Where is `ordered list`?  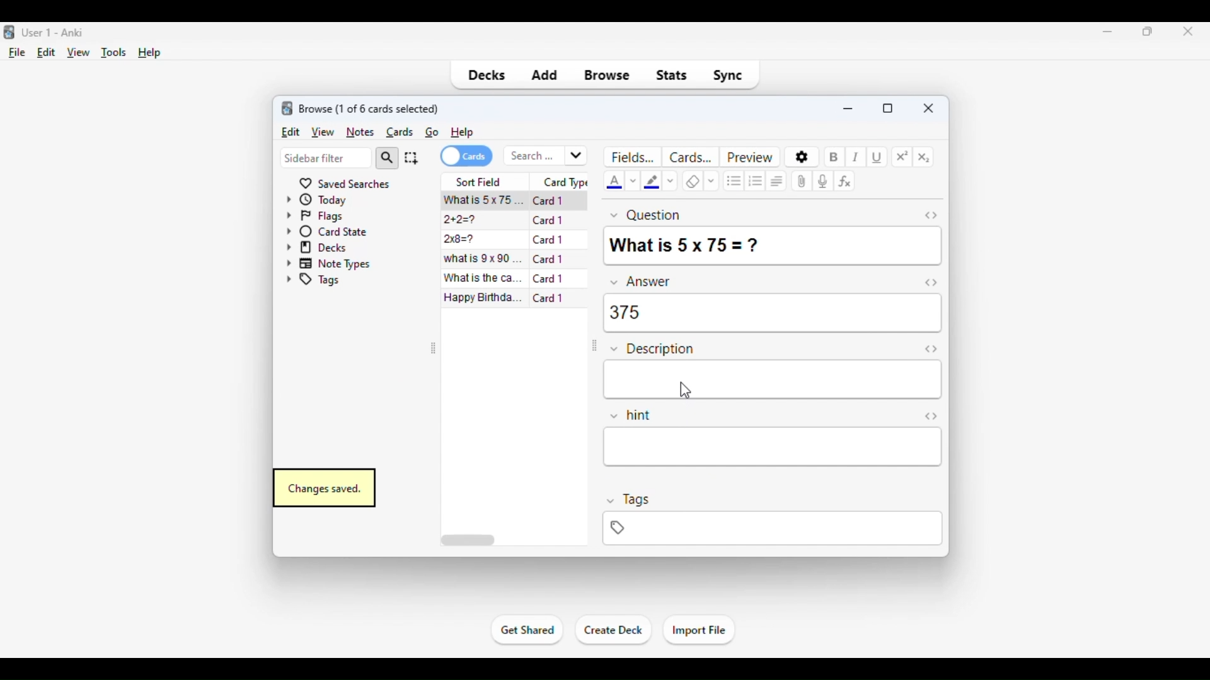 ordered list is located at coordinates (756, 181).